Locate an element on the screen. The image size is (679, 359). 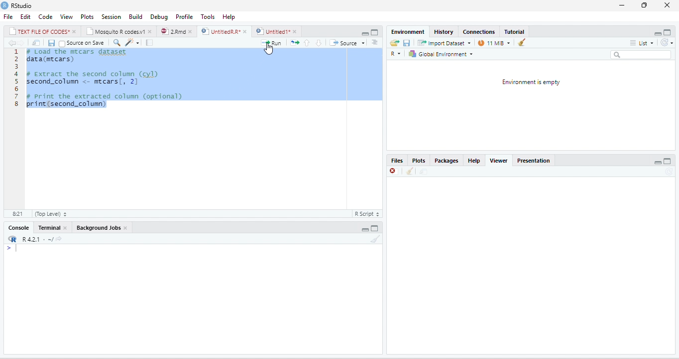
| Global Environment = is located at coordinates (441, 54).